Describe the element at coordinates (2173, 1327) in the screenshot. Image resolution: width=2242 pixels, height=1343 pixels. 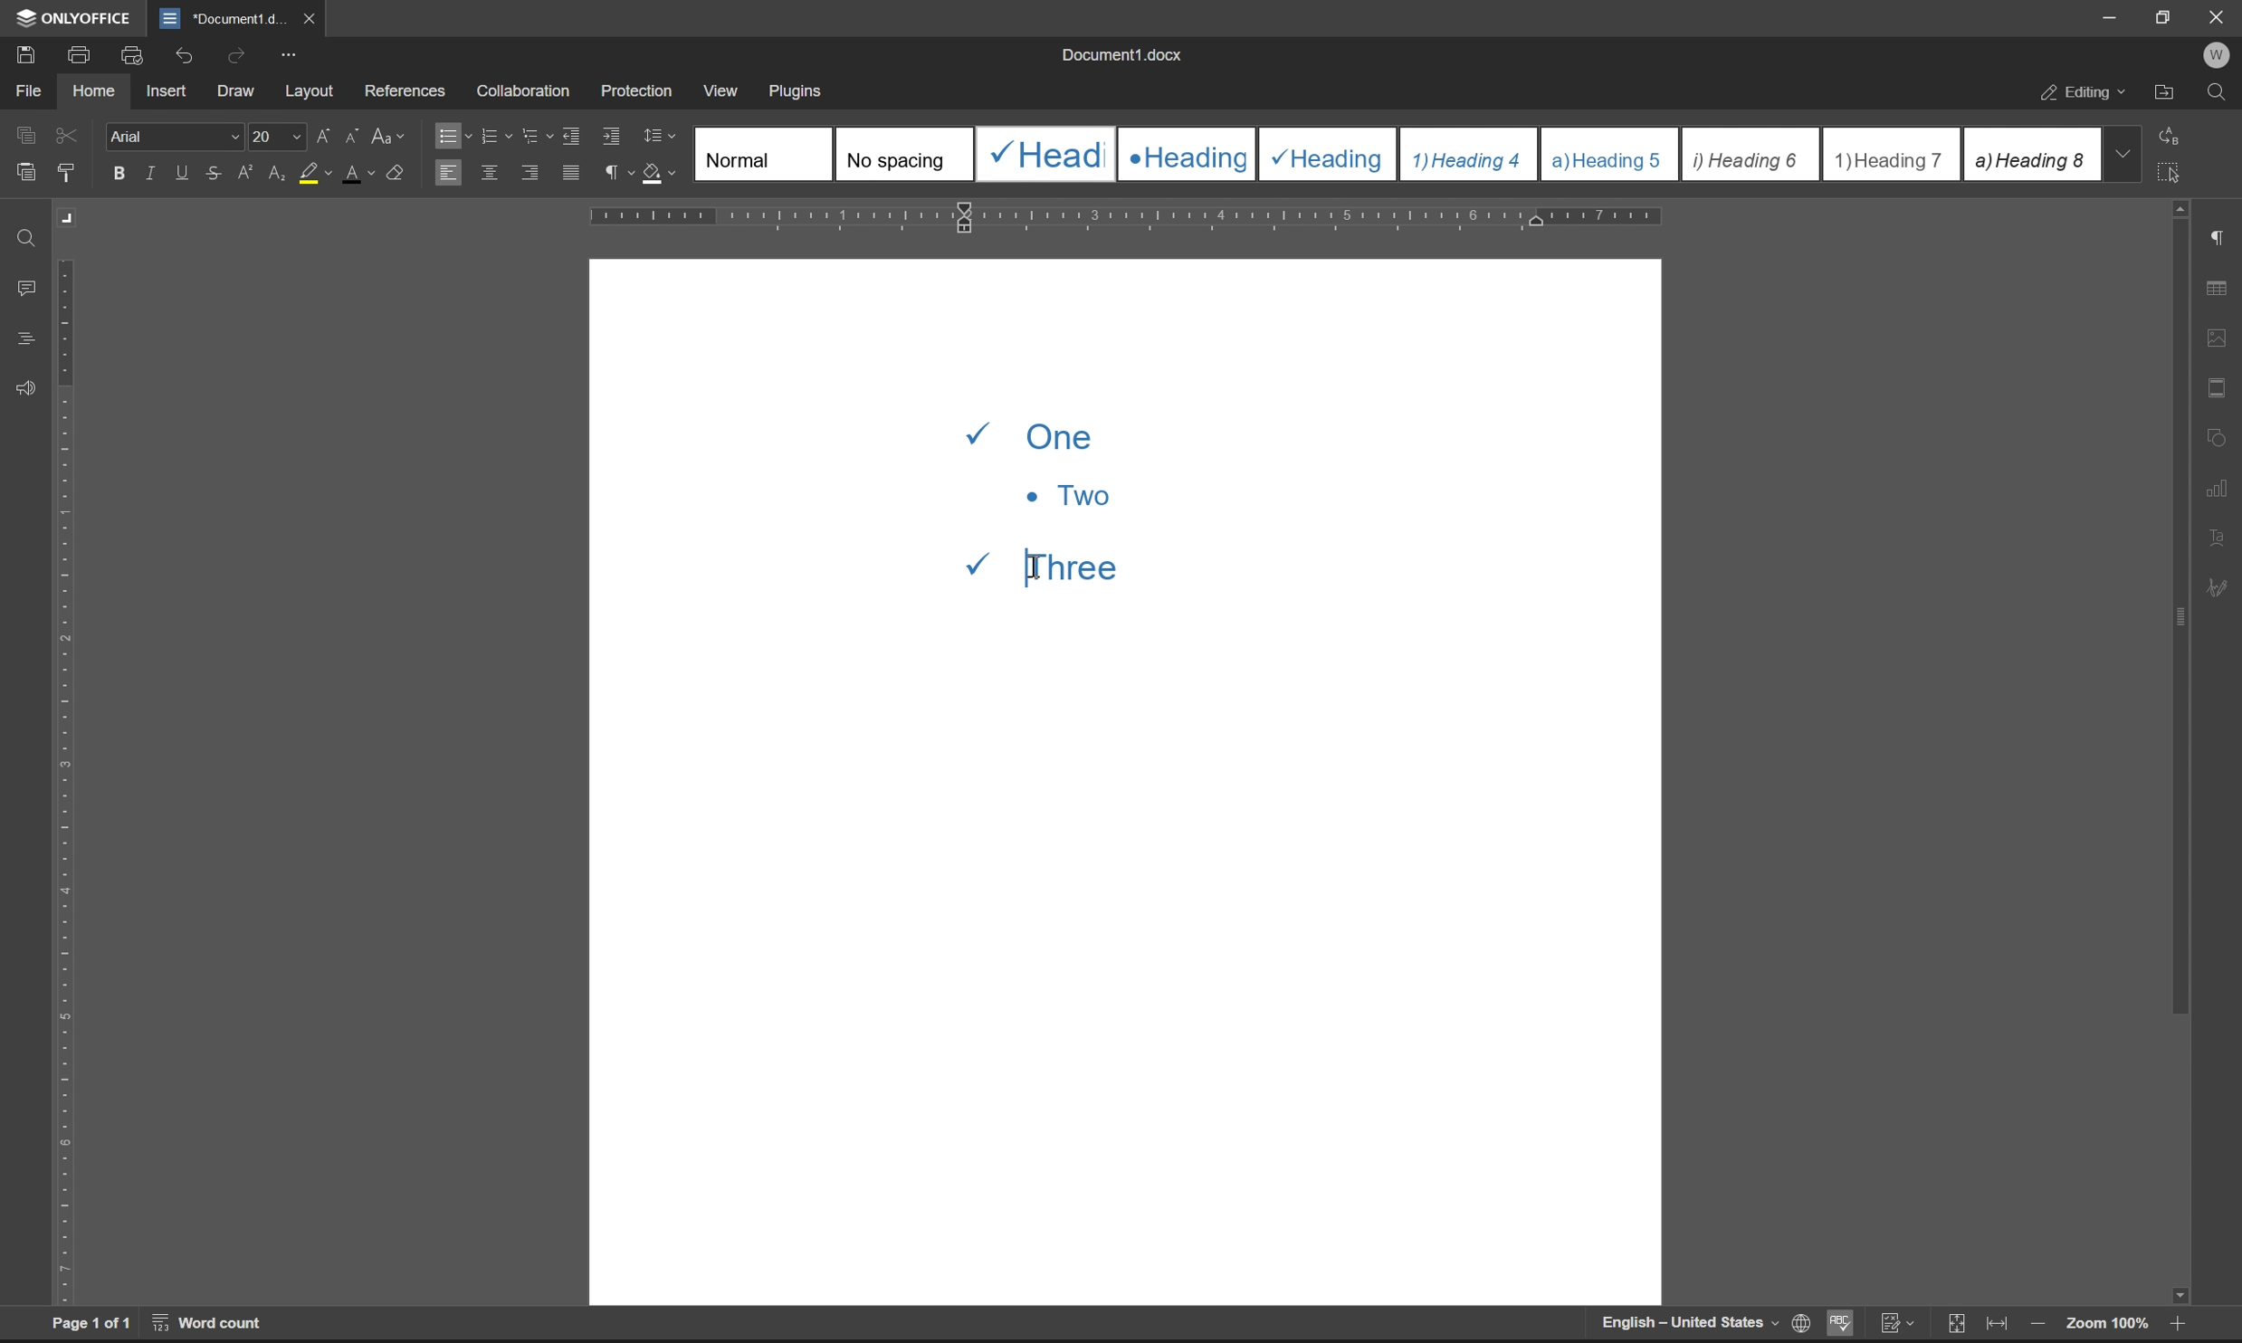
I see `zoom in` at that location.